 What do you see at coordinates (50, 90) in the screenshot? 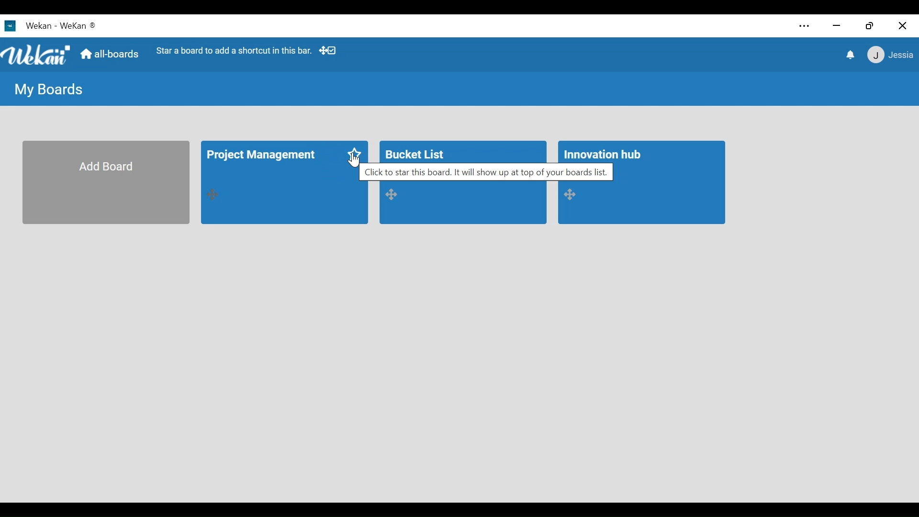
I see `My Boards` at bounding box center [50, 90].